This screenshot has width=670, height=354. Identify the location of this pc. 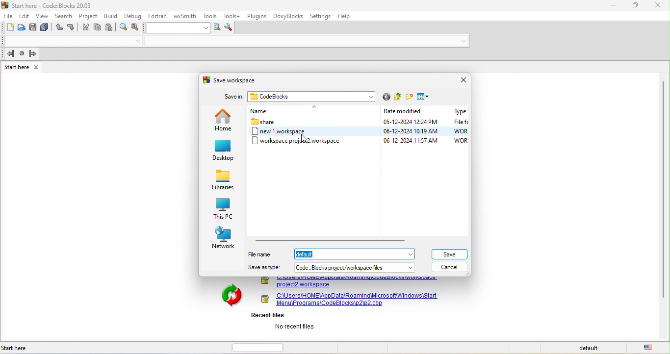
(222, 208).